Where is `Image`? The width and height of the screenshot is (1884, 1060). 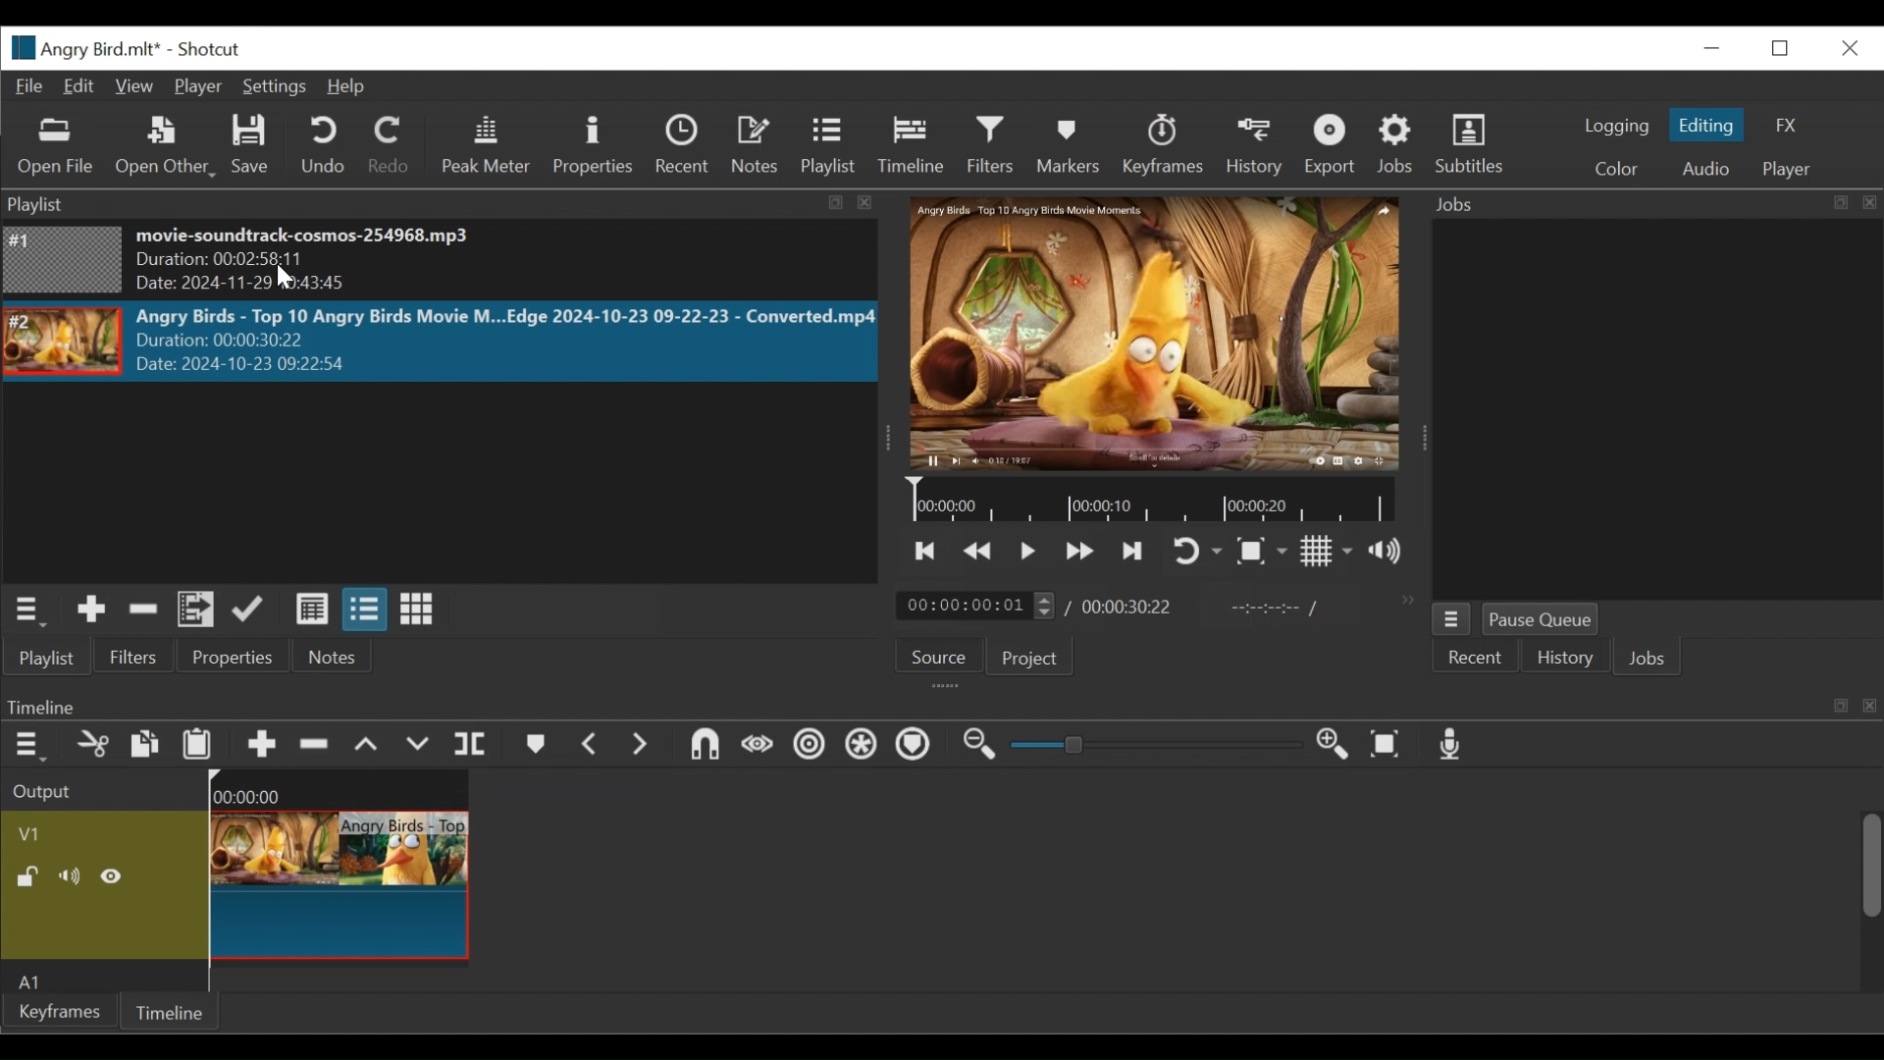
Image is located at coordinates (64, 259).